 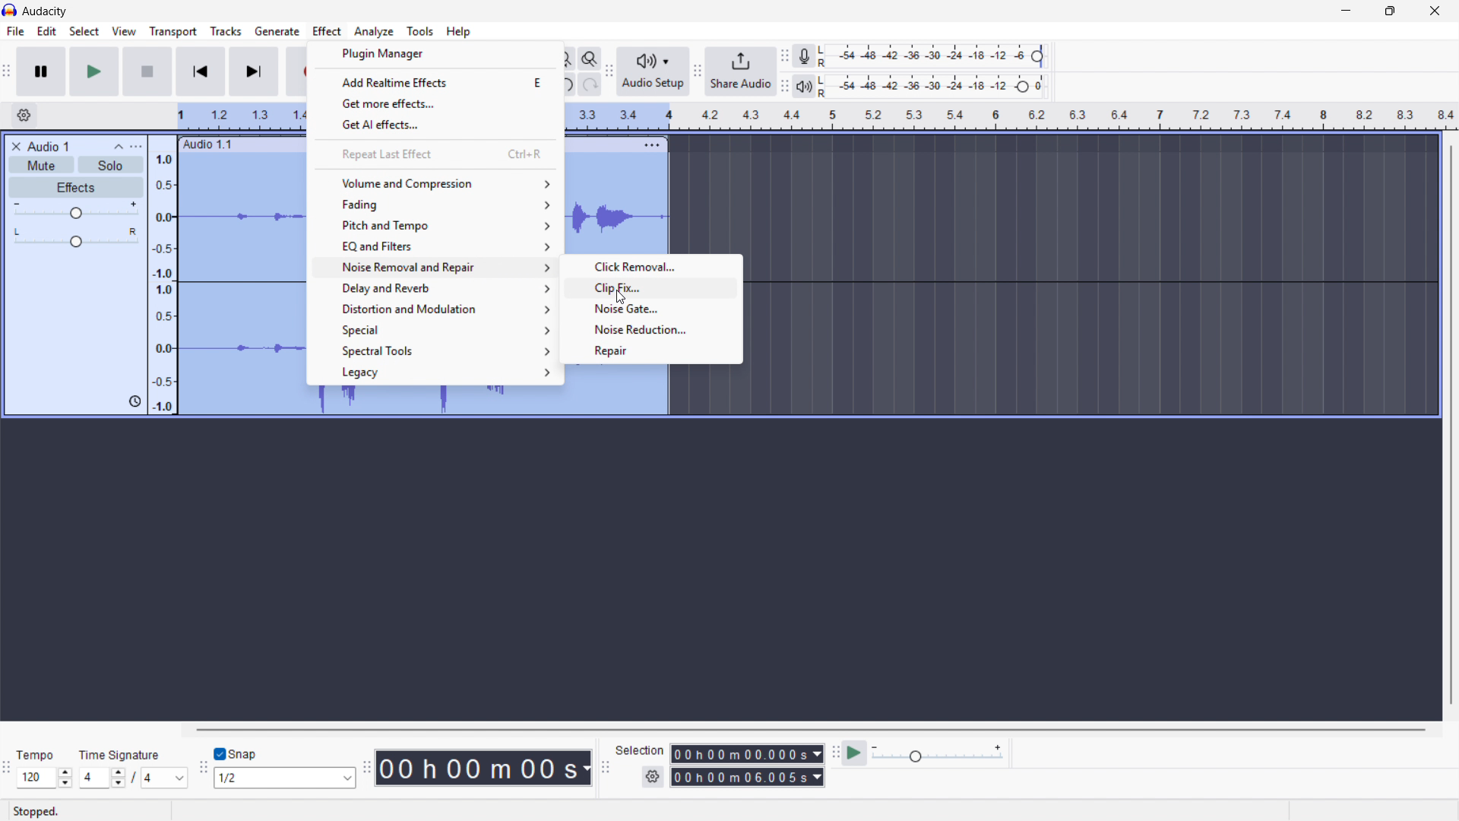 What do you see at coordinates (46, 11) in the screenshot?
I see `Title ` at bounding box center [46, 11].